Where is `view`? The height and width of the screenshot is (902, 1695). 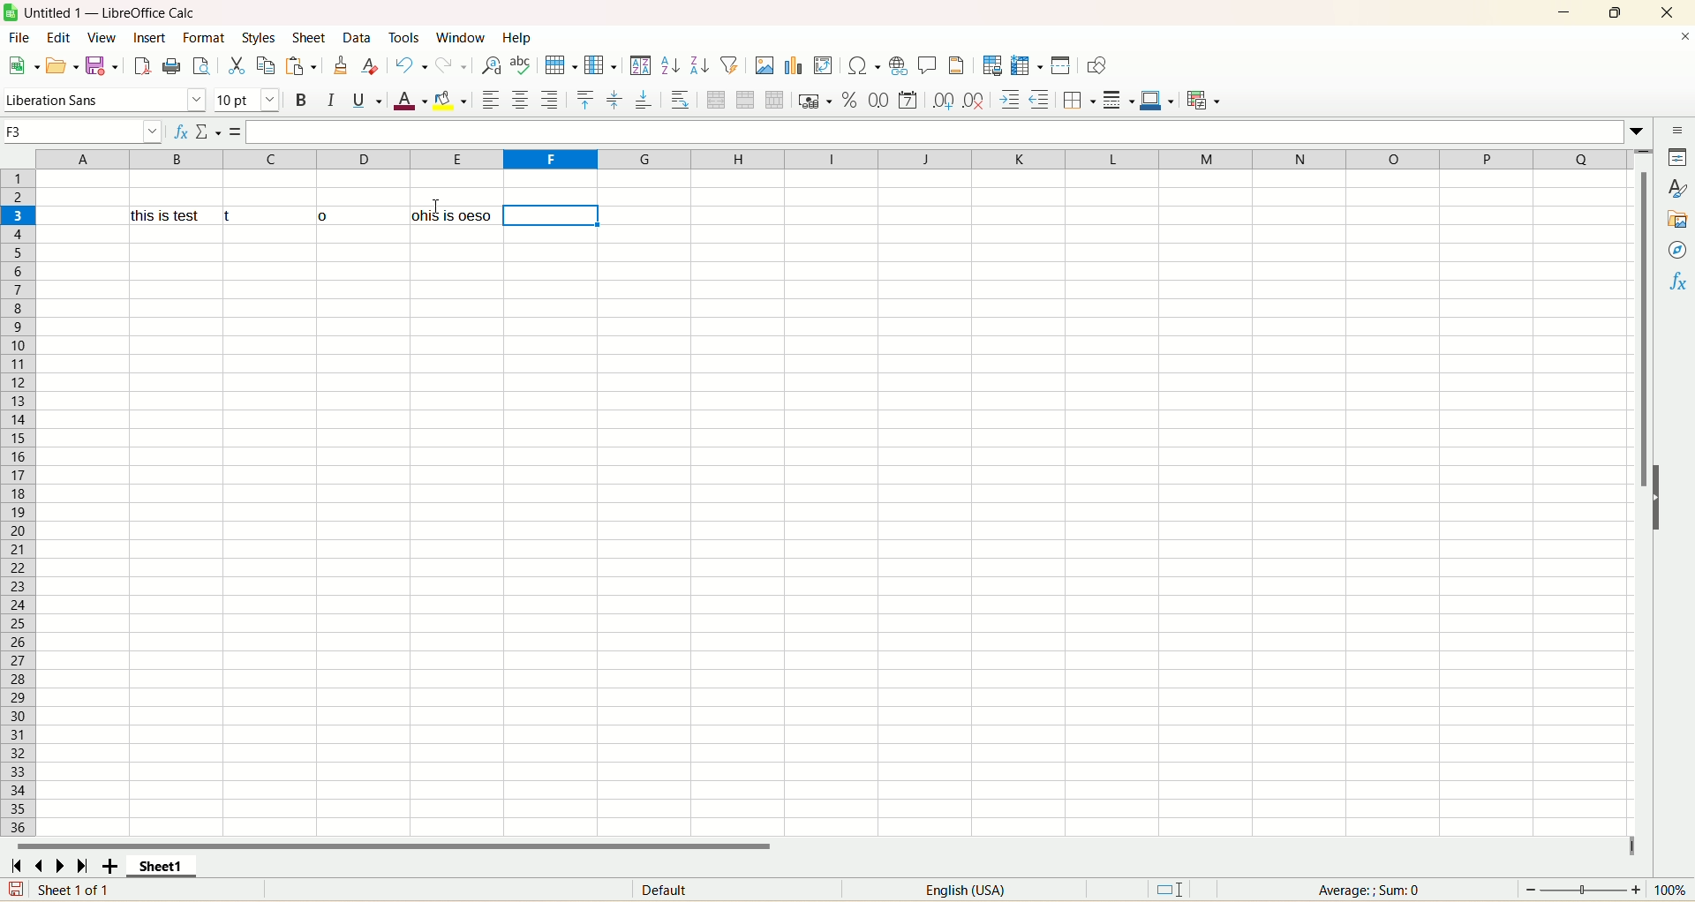 view is located at coordinates (102, 37).